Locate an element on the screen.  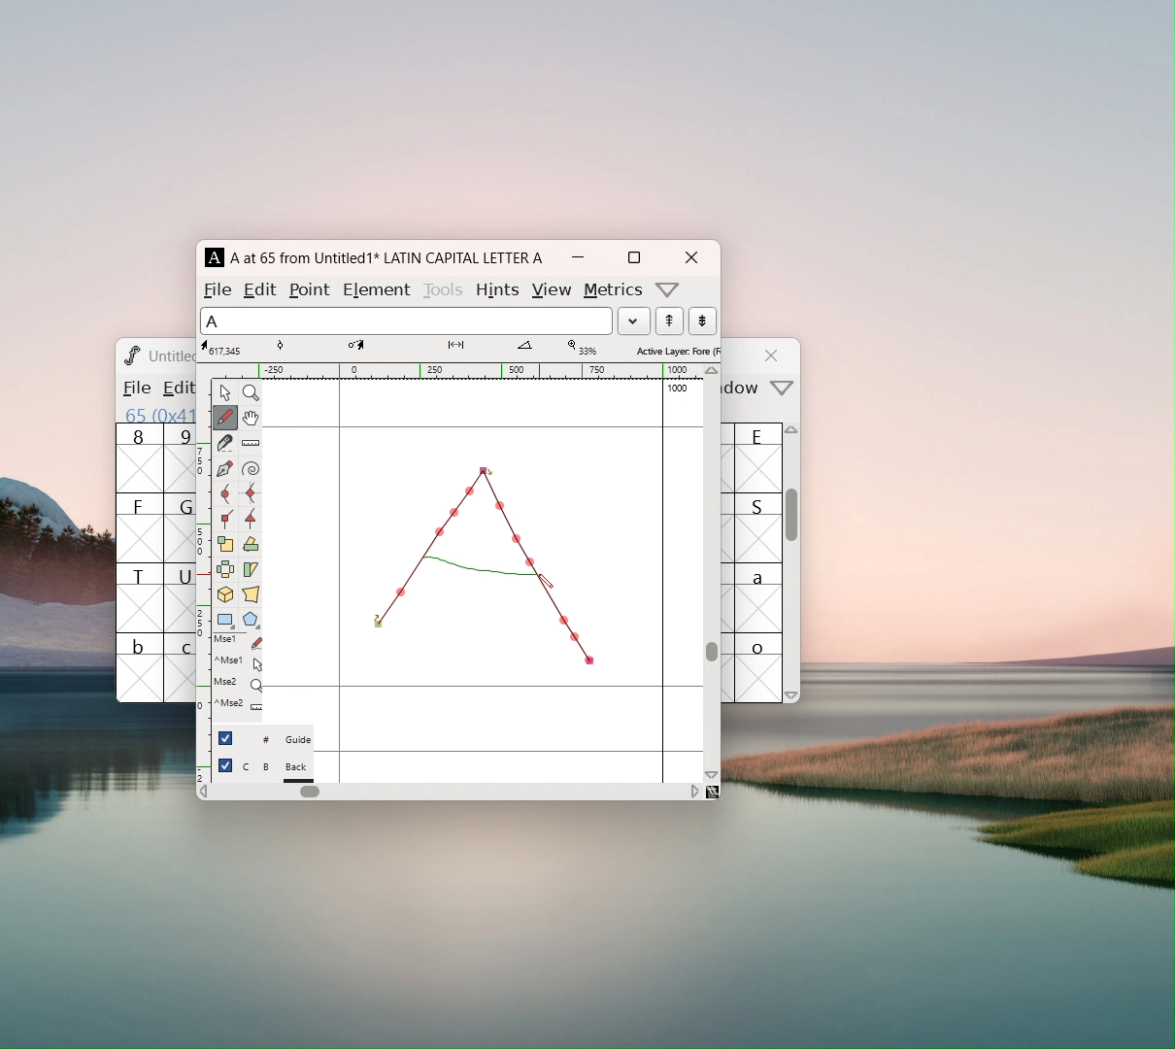
Untitled? Untitled1.sfd (1508859-1) is located at coordinates (172, 355).